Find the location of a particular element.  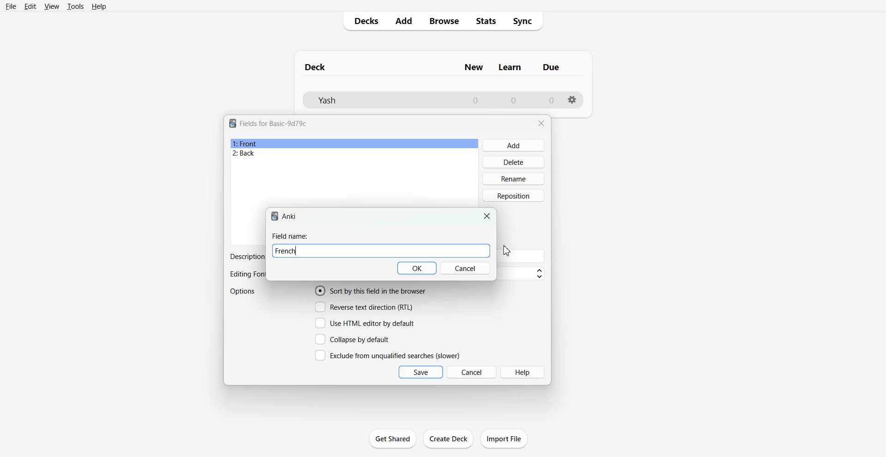

Column name is located at coordinates (551, 67).